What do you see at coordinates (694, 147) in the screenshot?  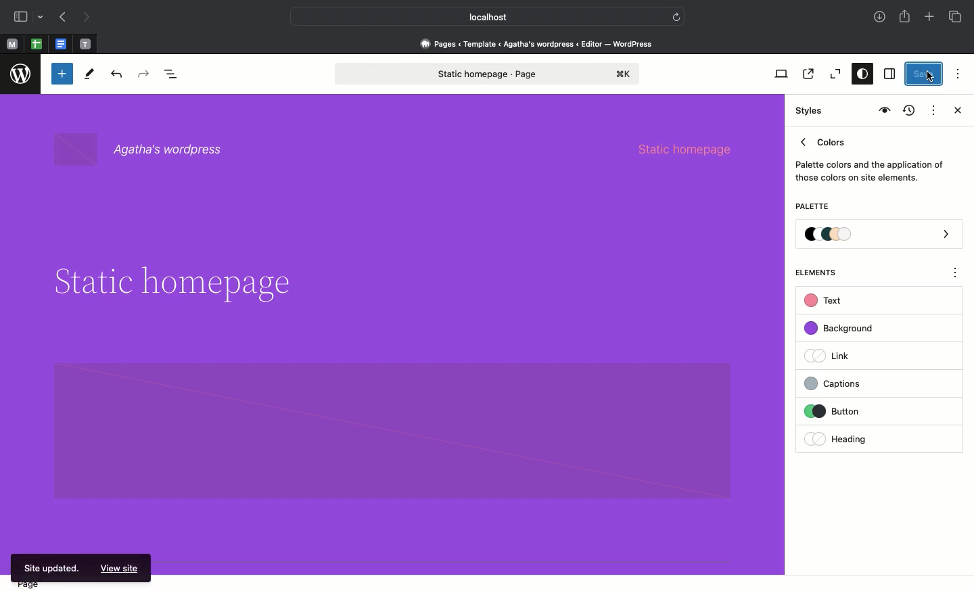 I see `Static homepage` at bounding box center [694, 147].